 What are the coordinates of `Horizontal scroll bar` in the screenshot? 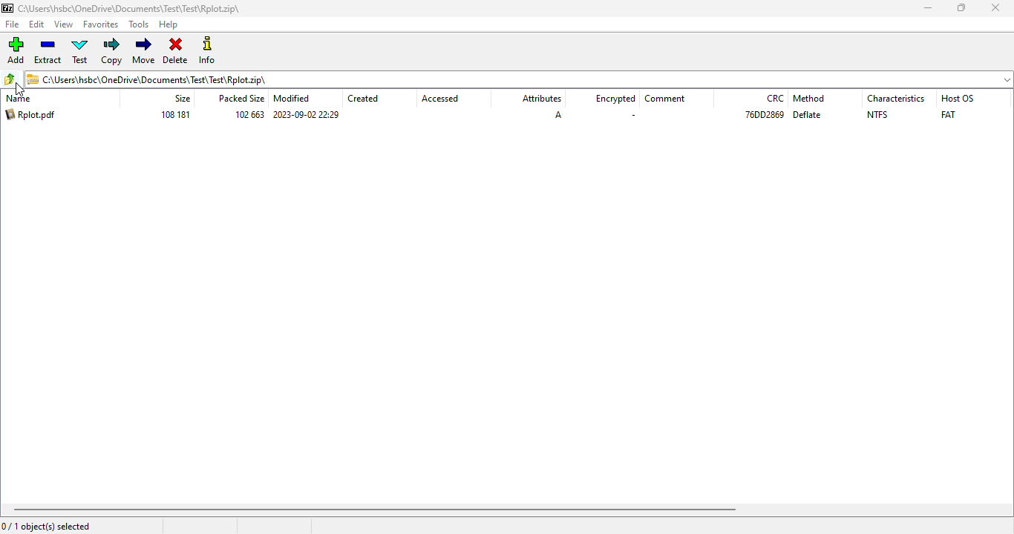 It's located at (375, 509).